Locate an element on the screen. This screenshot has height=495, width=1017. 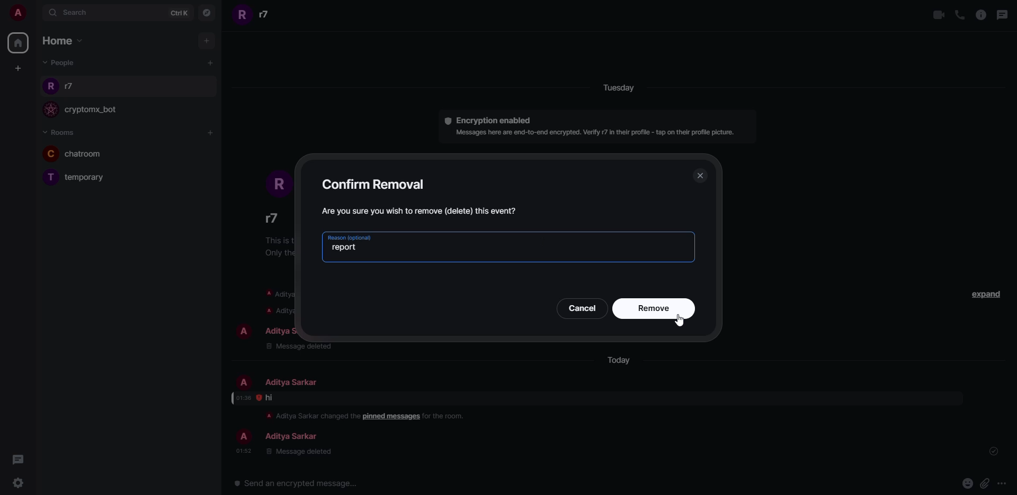
time is located at coordinates (243, 398).